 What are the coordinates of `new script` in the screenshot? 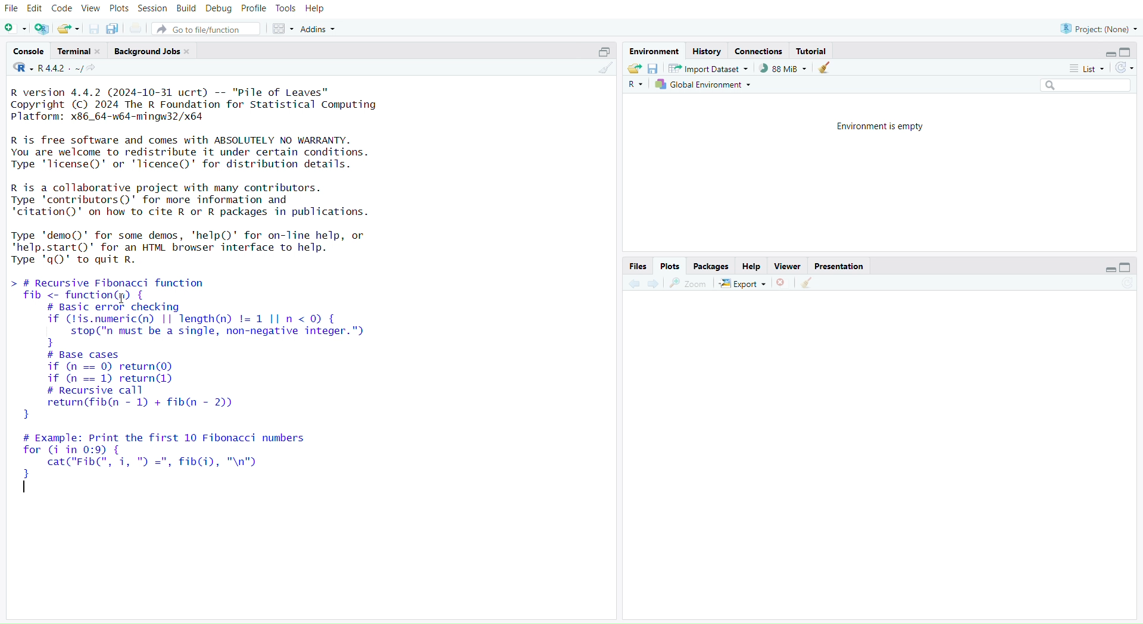 It's located at (15, 30).